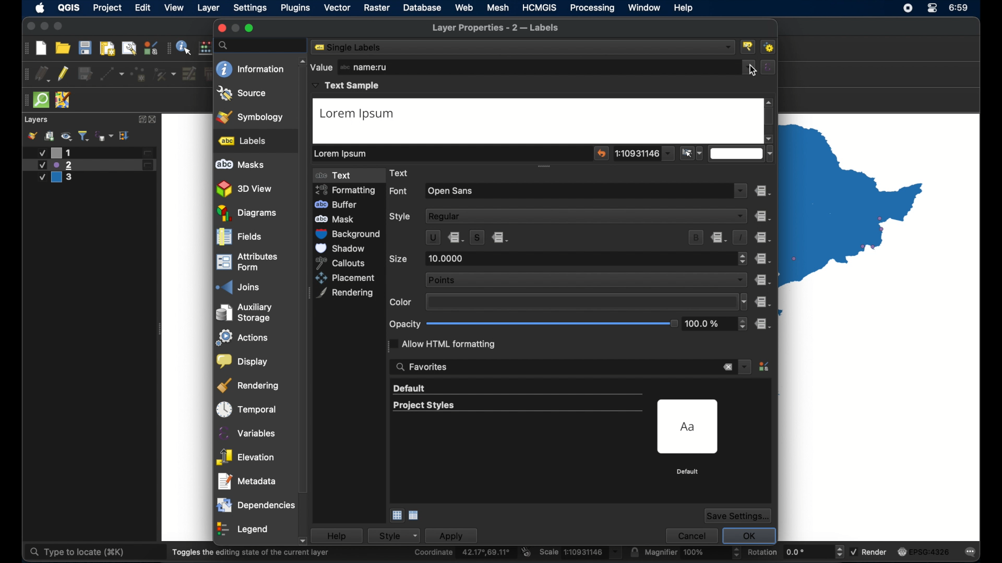 This screenshot has height=563, width=1002. Describe the element at coordinates (247, 261) in the screenshot. I see `attributes form` at that location.